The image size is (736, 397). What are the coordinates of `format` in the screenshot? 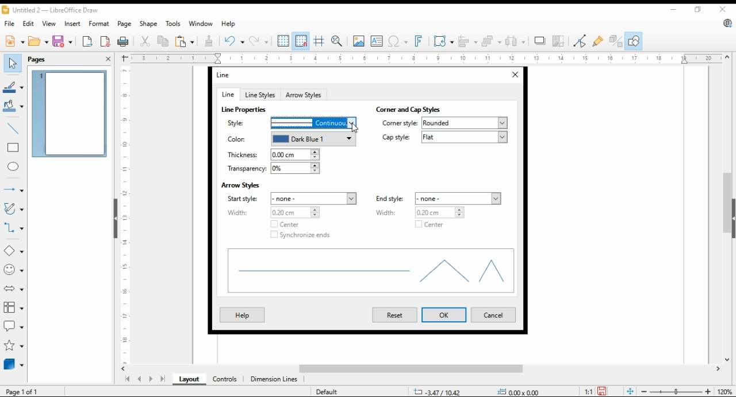 It's located at (100, 25).